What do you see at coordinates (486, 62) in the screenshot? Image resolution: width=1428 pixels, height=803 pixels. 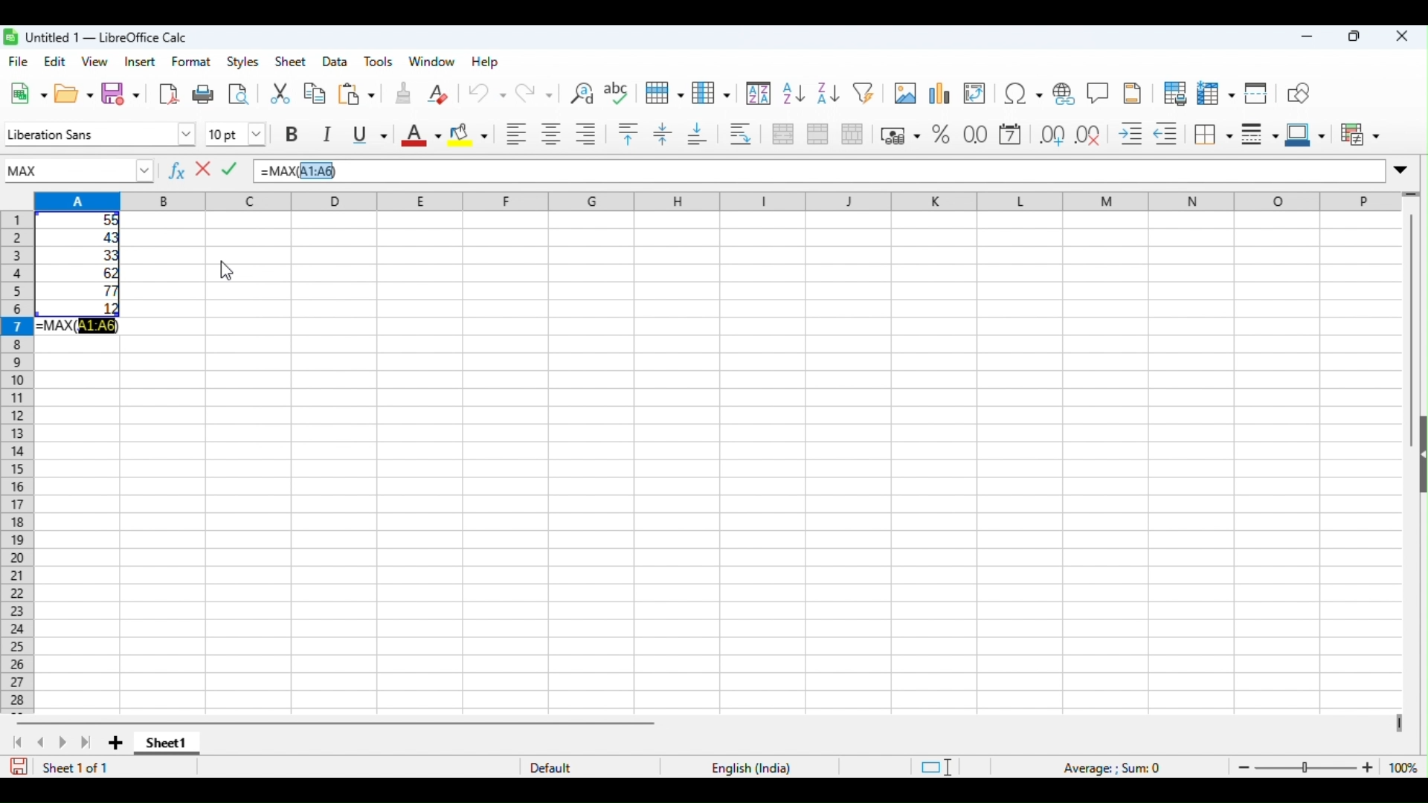 I see `help` at bounding box center [486, 62].